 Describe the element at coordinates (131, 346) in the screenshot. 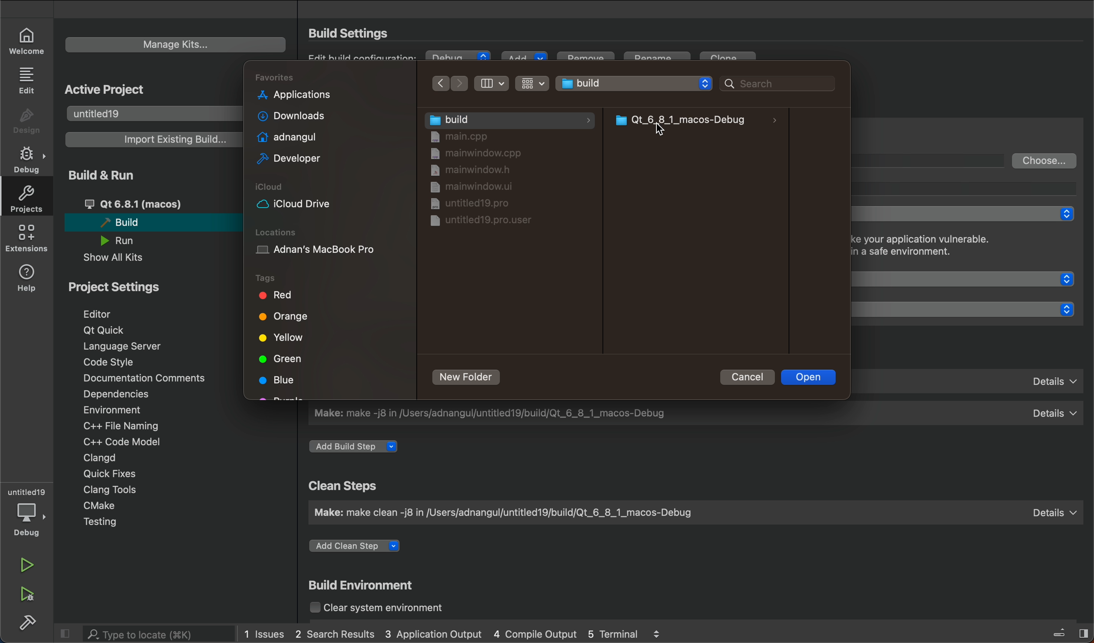

I see `language server` at that location.